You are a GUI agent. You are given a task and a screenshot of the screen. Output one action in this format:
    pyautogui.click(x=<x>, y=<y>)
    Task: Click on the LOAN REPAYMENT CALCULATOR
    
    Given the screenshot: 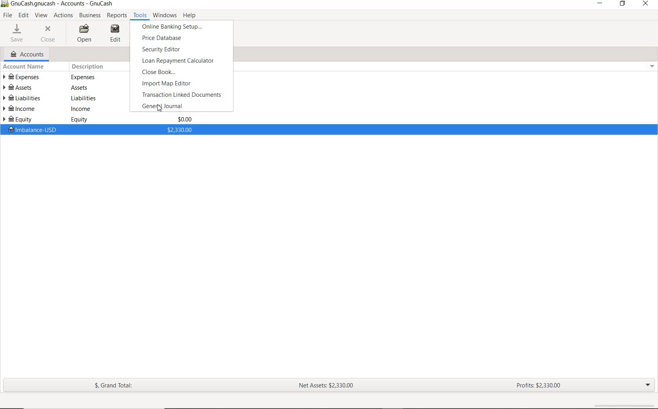 What is the action you would take?
    pyautogui.click(x=182, y=61)
    